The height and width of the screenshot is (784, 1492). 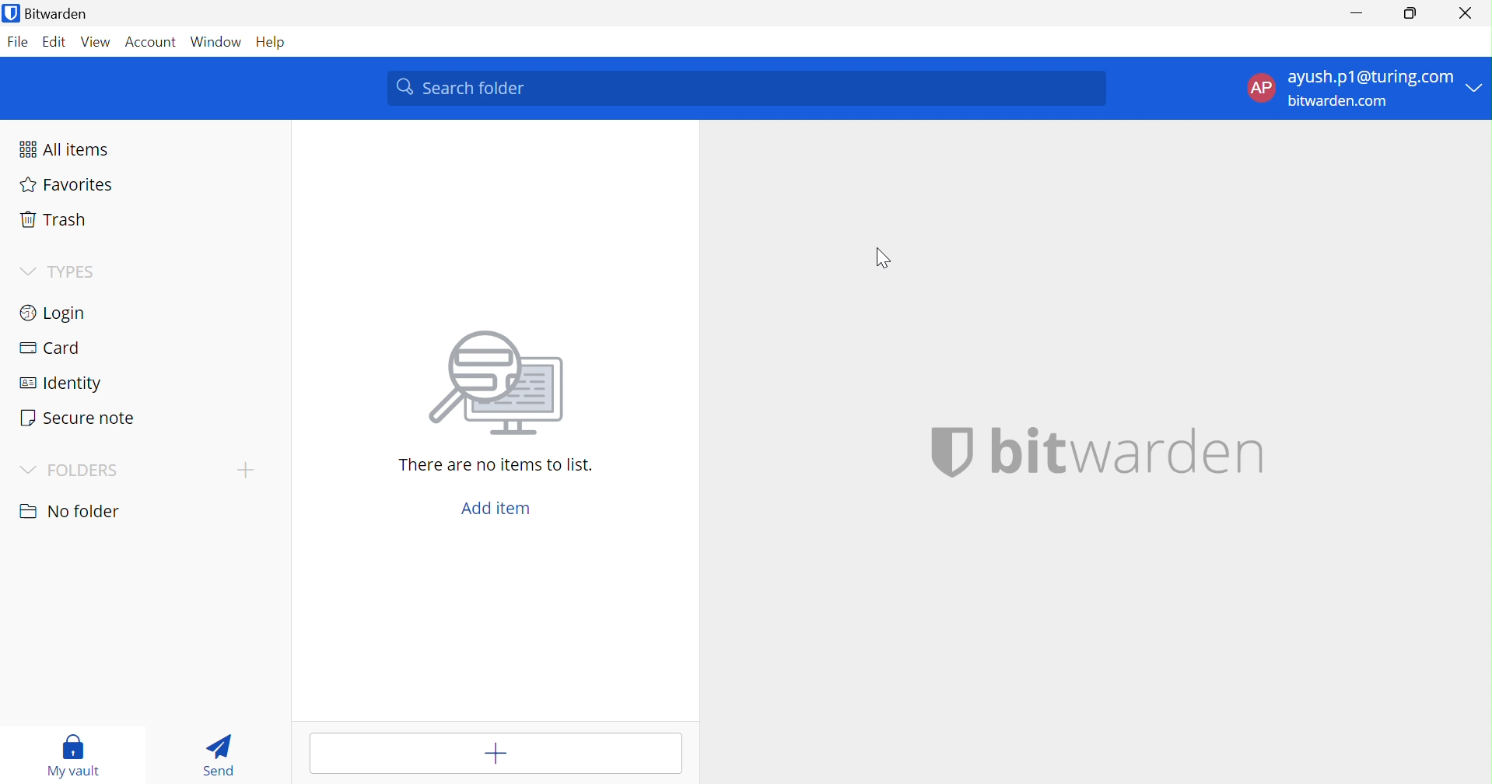 What do you see at coordinates (77, 418) in the screenshot?
I see `Secure note` at bounding box center [77, 418].